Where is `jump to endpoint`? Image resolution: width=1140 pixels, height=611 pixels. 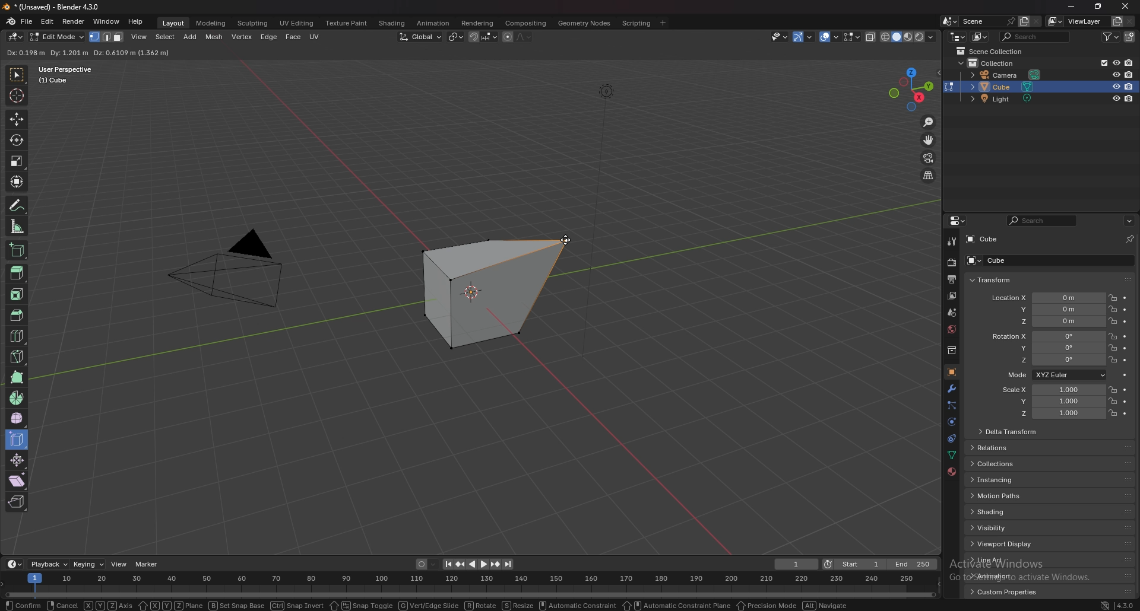
jump to endpoint is located at coordinates (509, 565).